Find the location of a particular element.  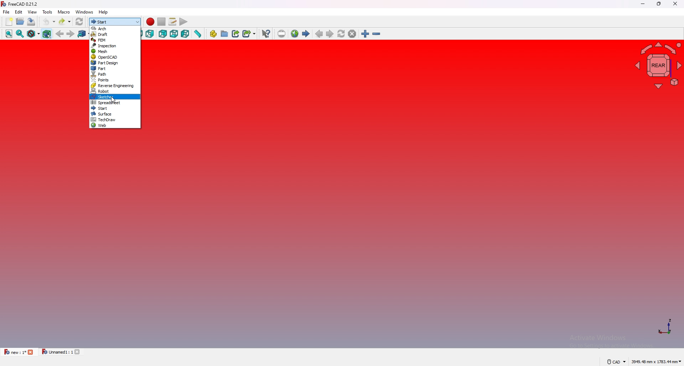

spreadsheet is located at coordinates (115, 102).